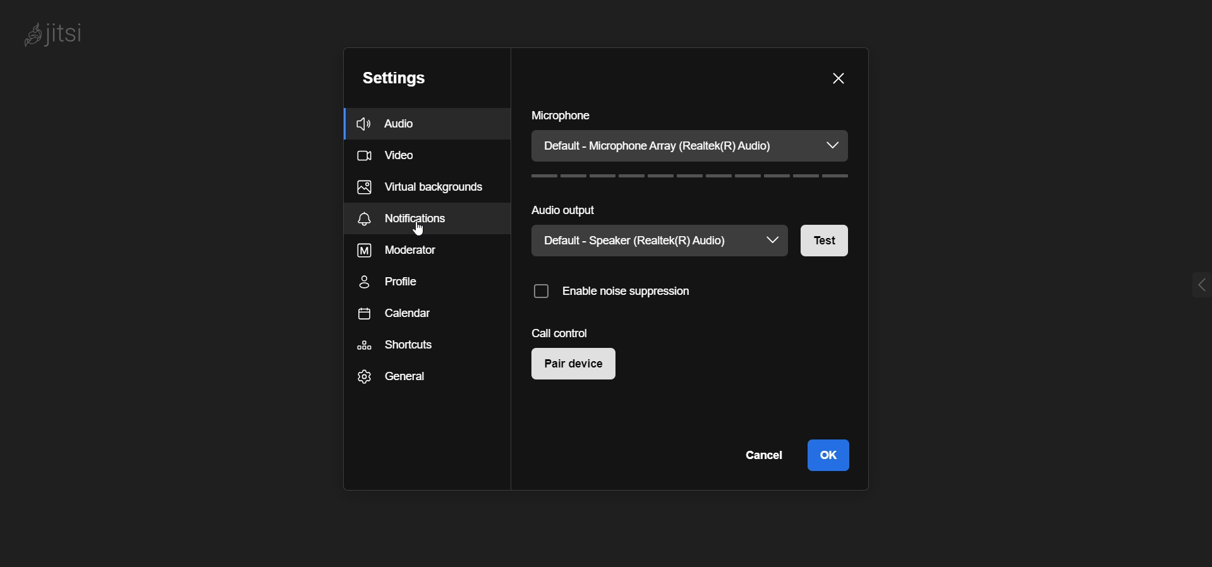  What do you see at coordinates (396, 283) in the screenshot?
I see `profile` at bounding box center [396, 283].